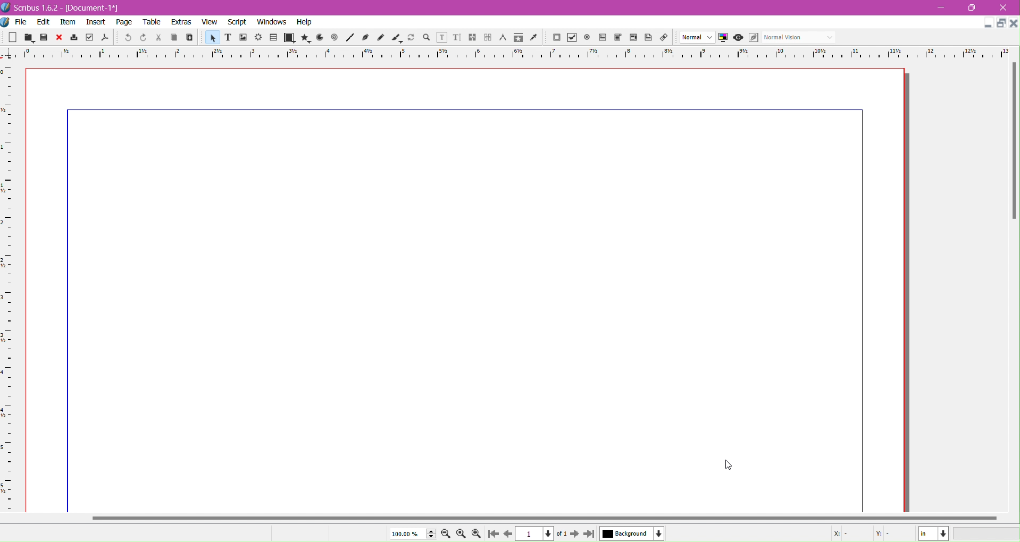 The width and height of the screenshot is (1020, 542). I want to click on unlink text frames, so click(488, 38).